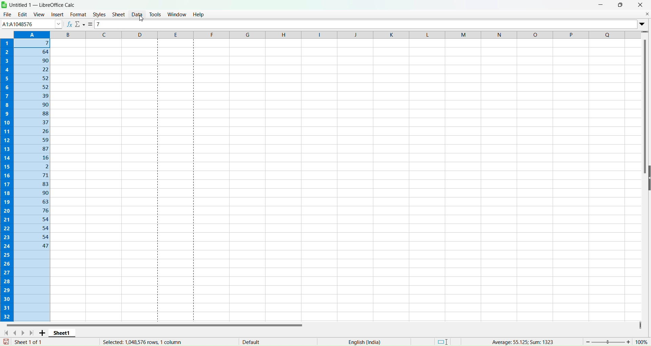 The width and height of the screenshot is (651, 346). I want to click on Format, so click(78, 14).